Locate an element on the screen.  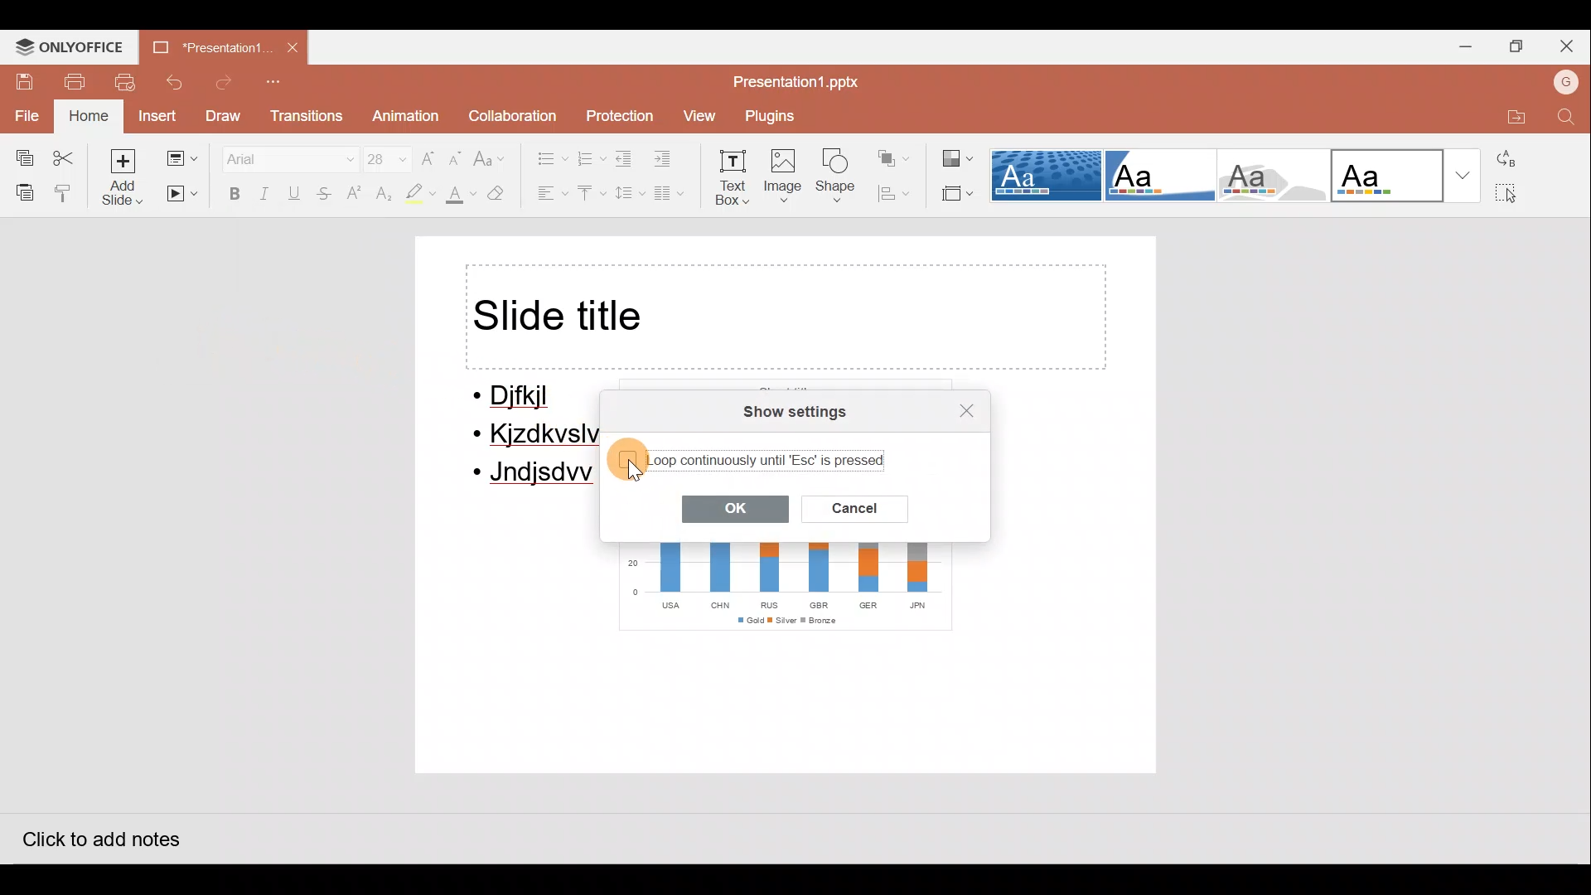
Save is located at coordinates (16, 80).